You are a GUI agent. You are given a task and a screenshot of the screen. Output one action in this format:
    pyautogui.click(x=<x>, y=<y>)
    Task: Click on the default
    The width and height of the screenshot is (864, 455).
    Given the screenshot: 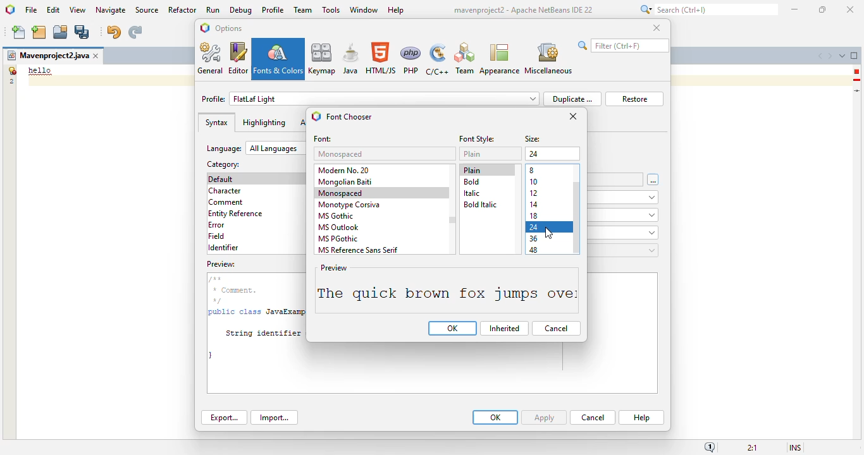 What is the action you would take?
    pyautogui.click(x=221, y=179)
    